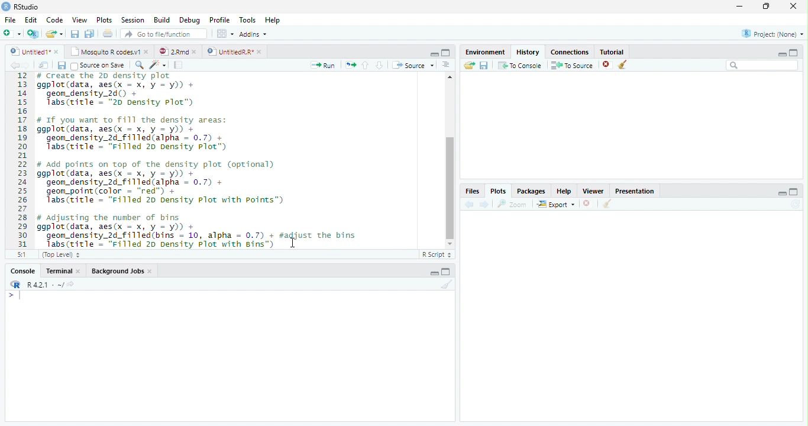  Describe the element at coordinates (80, 271) in the screenshot. I see `close` at that location.